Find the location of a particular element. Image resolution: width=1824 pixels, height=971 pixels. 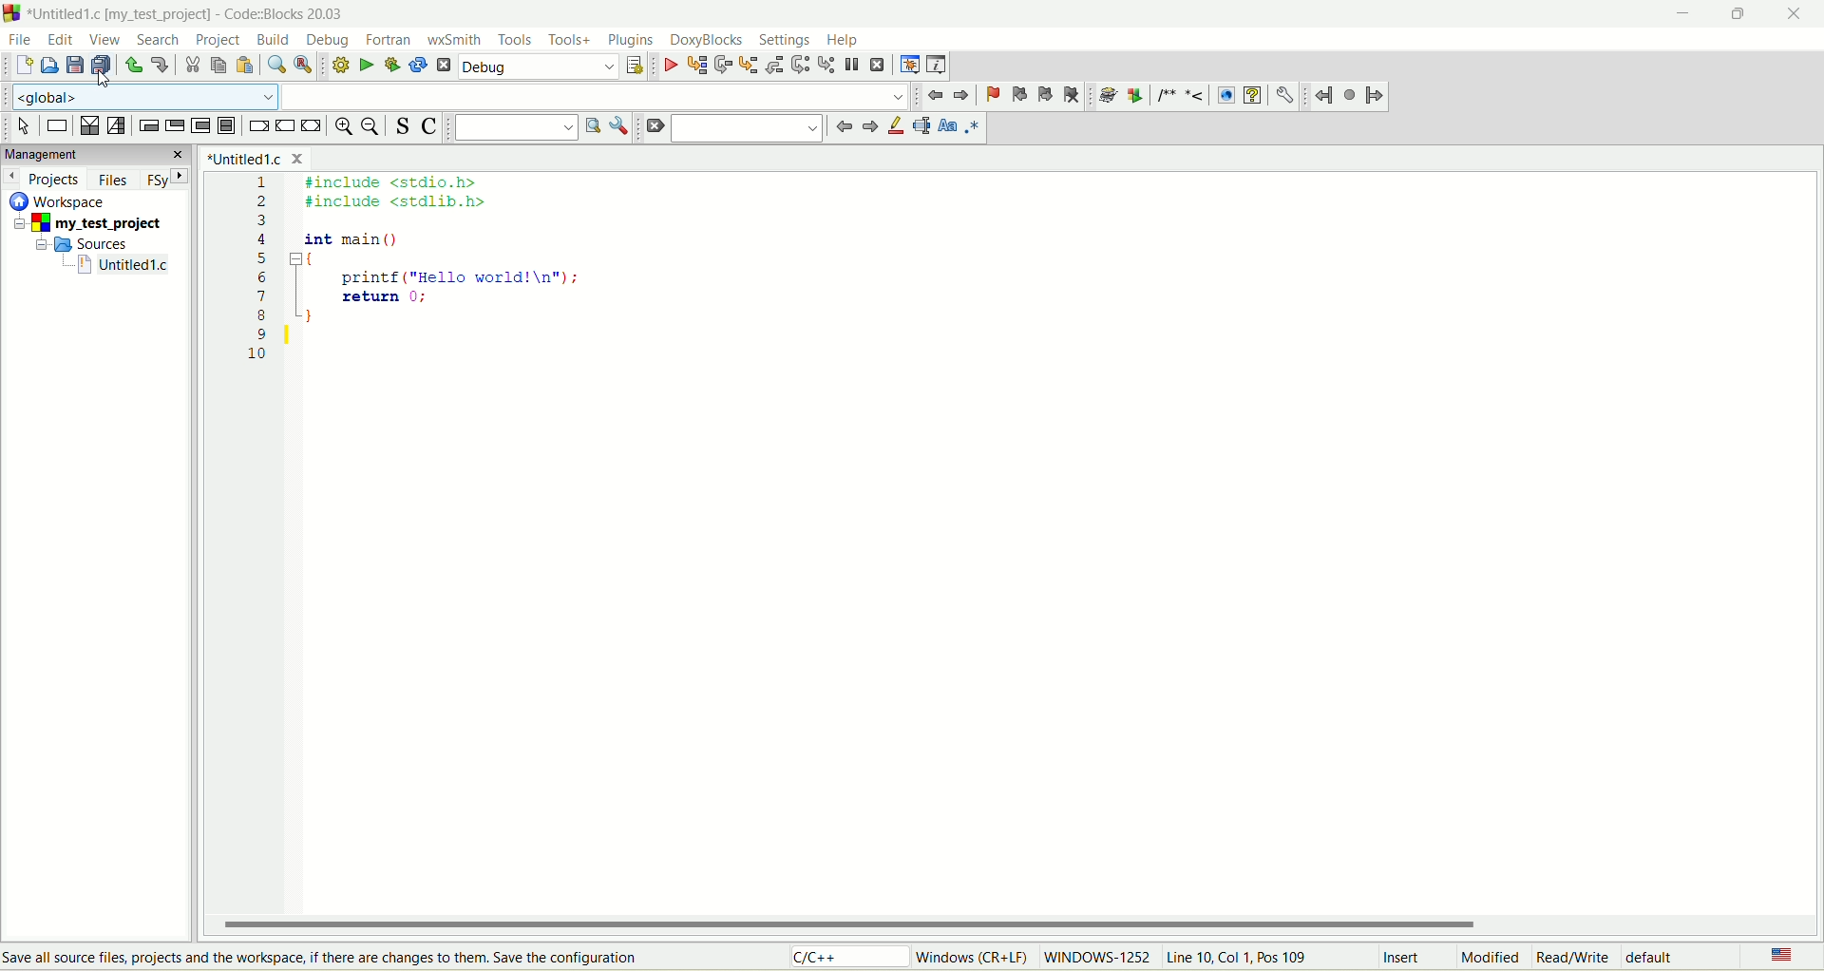

minimize is located at coordinates (1688, 12).